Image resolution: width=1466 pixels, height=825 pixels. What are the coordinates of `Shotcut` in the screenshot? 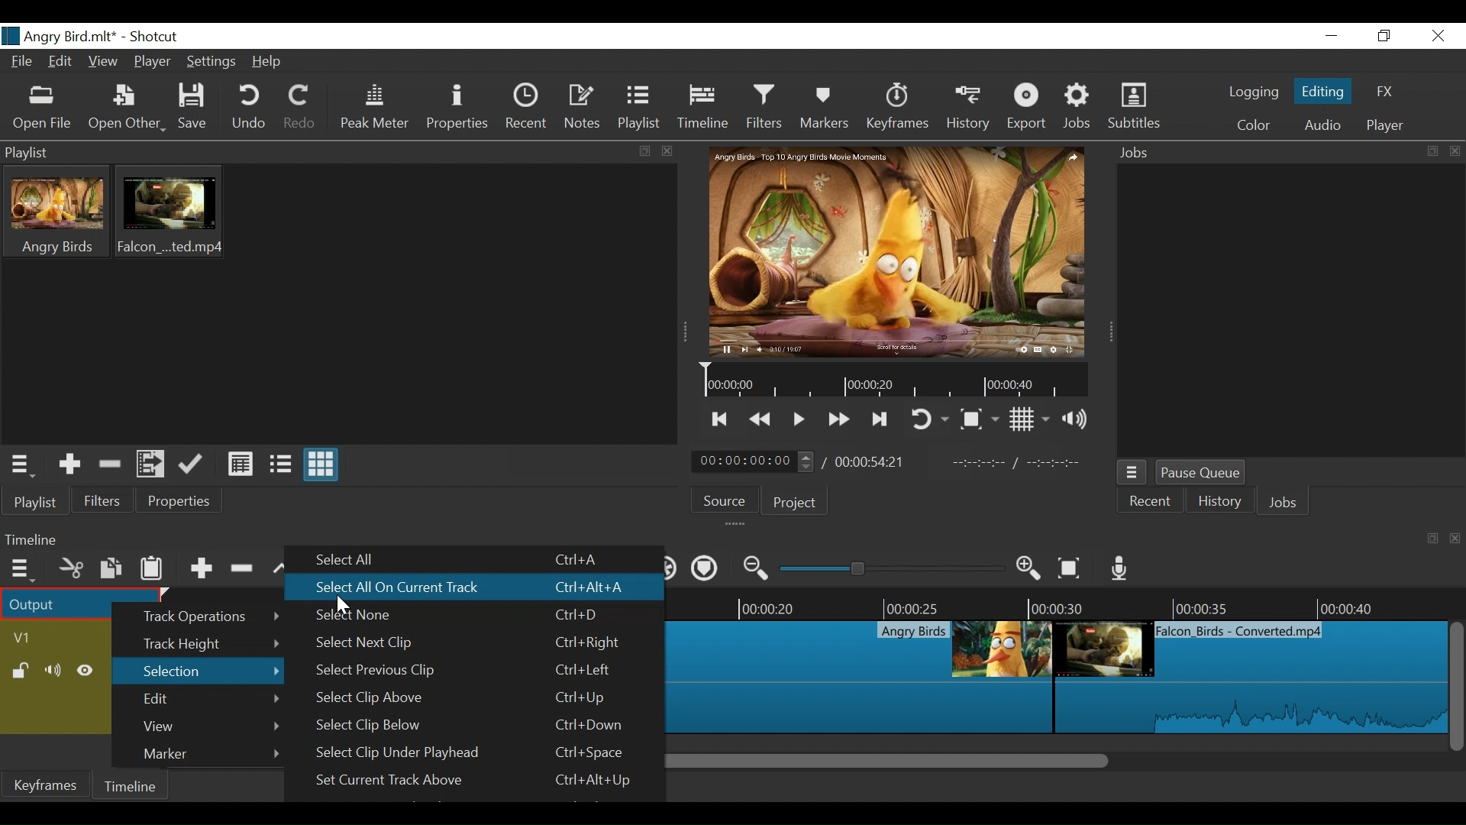 It's located at (154, 36).